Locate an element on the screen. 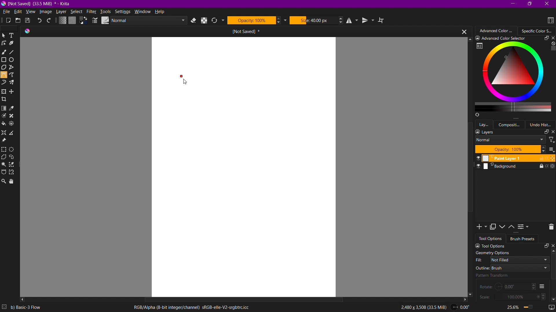 Image resolution: width=556 pixels, height=312 pixels. Down is located at coordinates (472, 295).